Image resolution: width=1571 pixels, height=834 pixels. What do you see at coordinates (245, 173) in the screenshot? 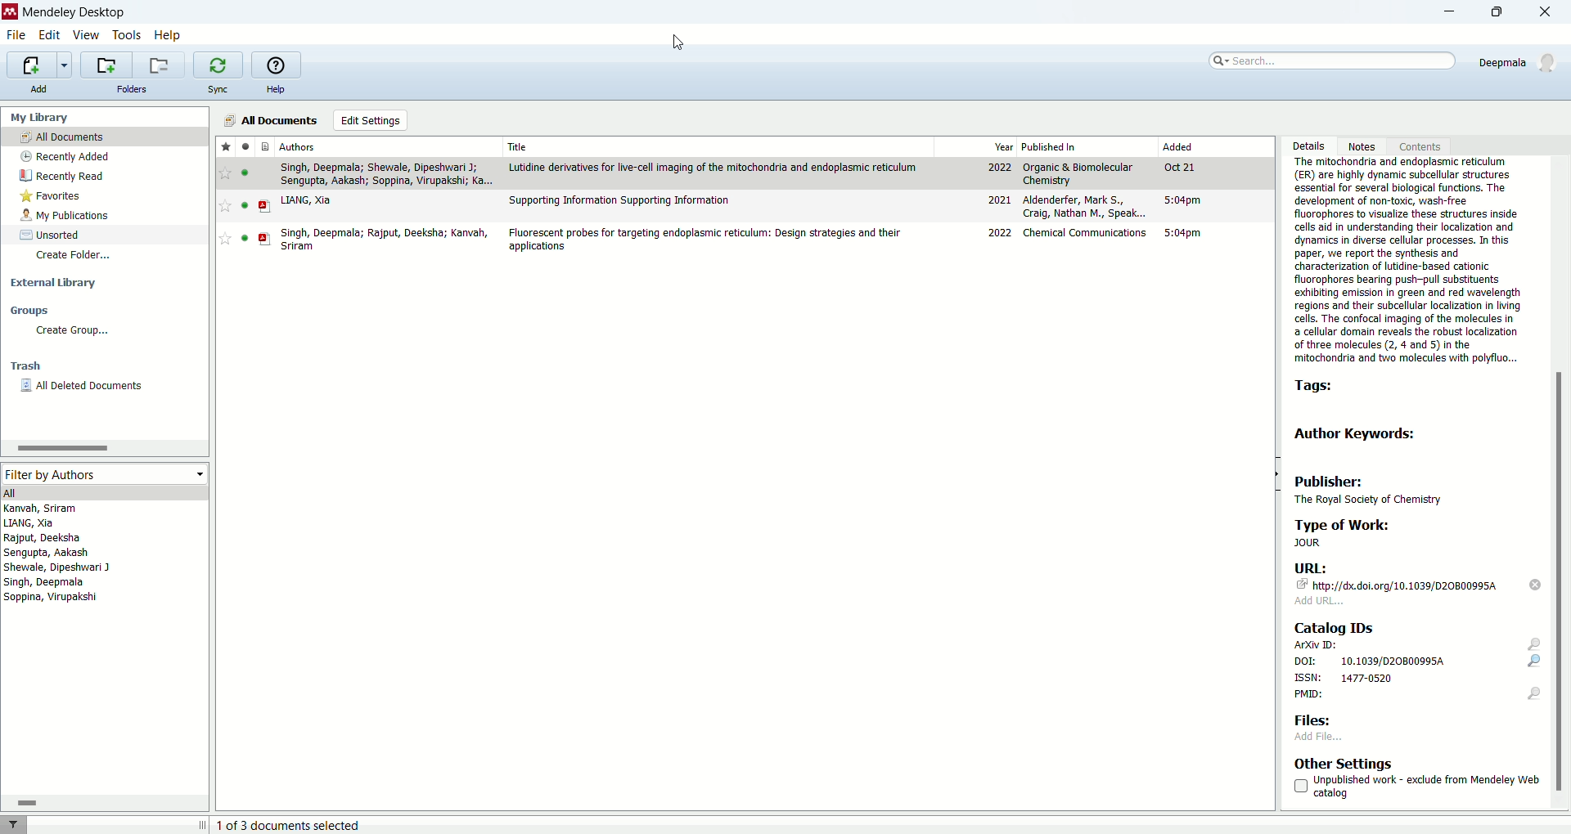
I see `unread` at bounding box center [245, 173].